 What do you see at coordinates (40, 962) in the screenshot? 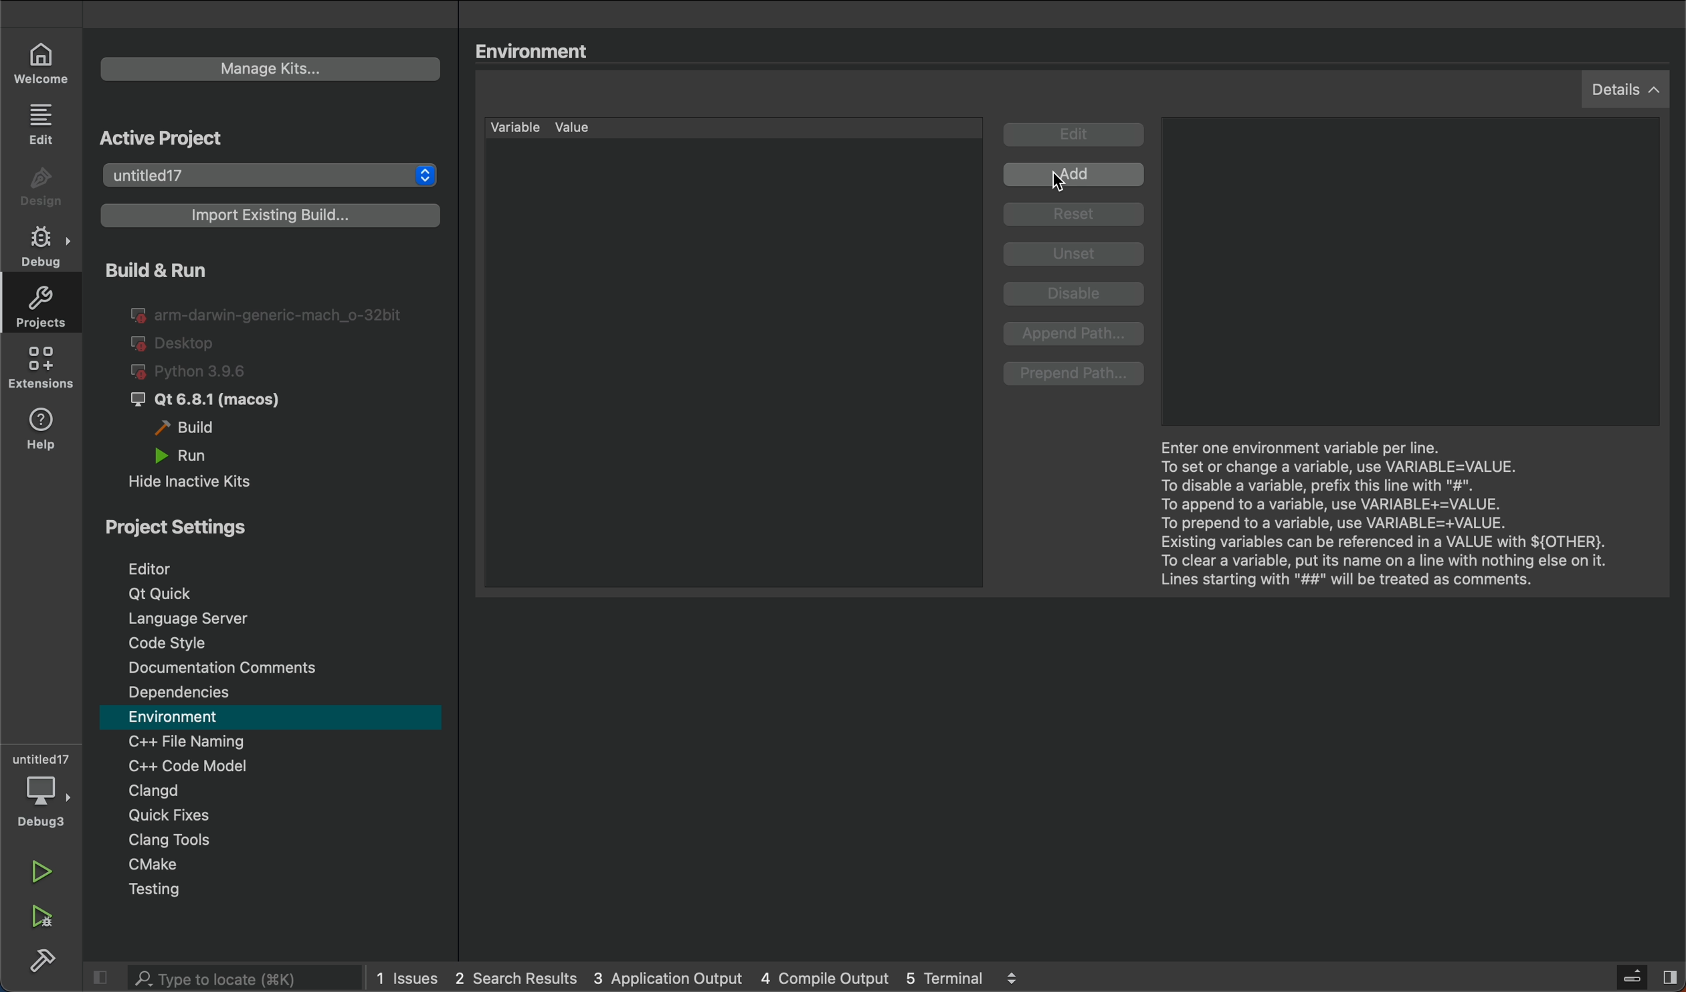
I see `build` at bounding box center [40, 962].